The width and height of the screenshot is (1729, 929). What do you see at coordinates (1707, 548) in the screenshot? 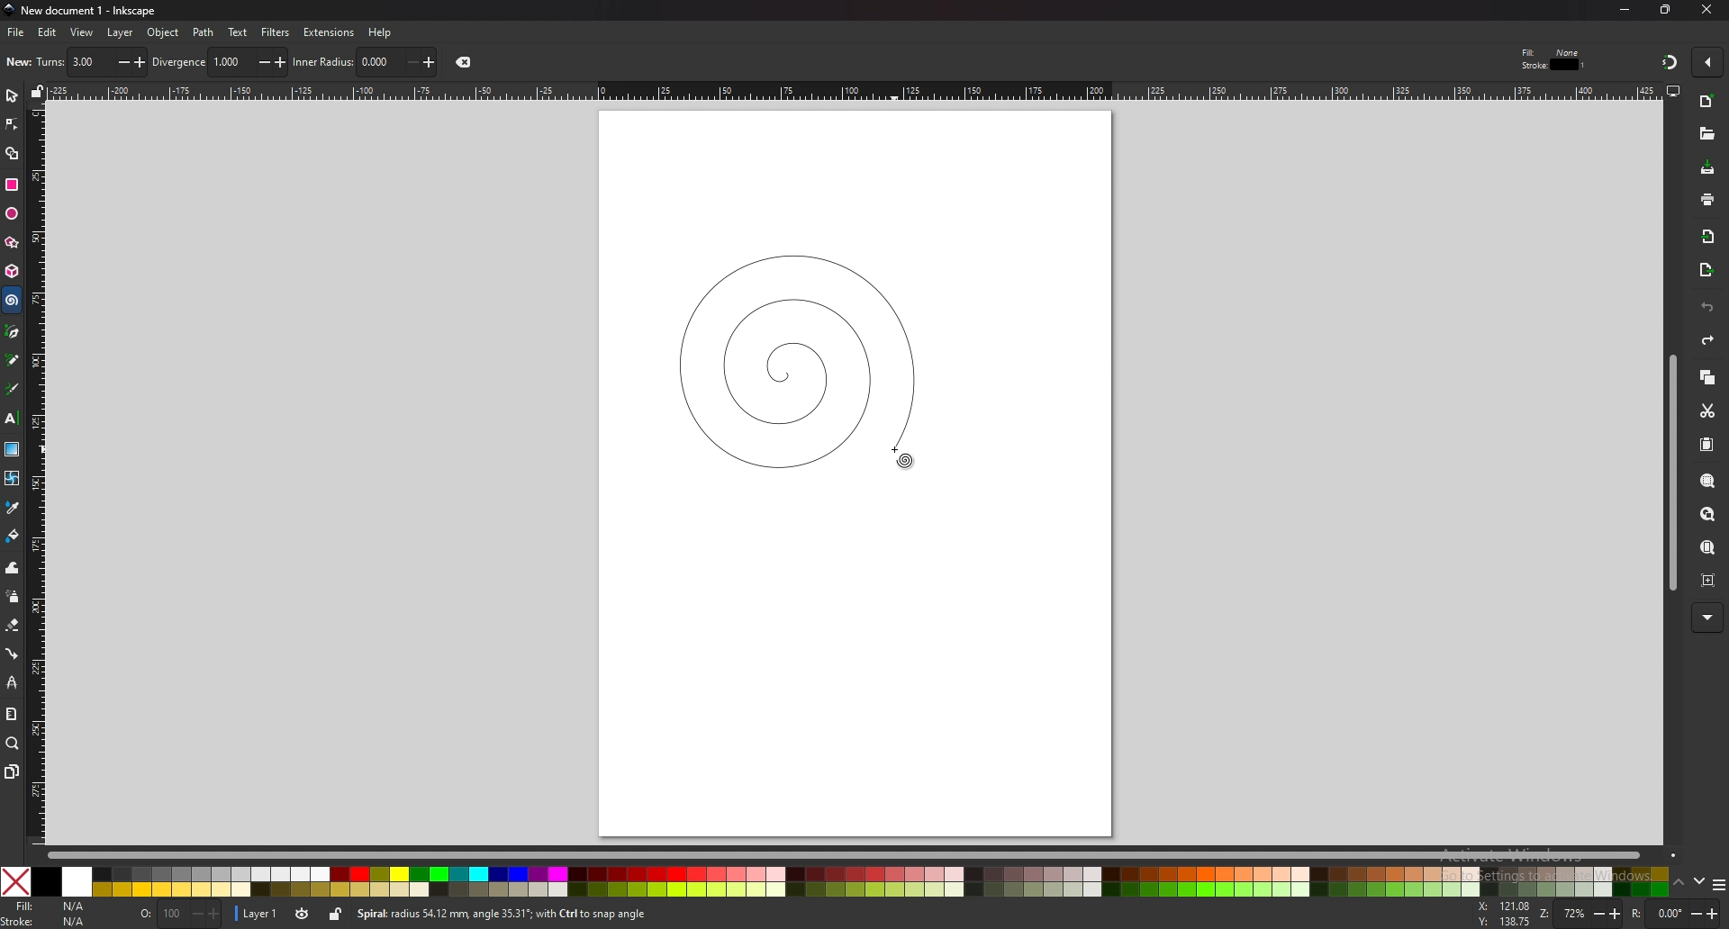
I see `zoom page` at bounding box center [1707, 548].